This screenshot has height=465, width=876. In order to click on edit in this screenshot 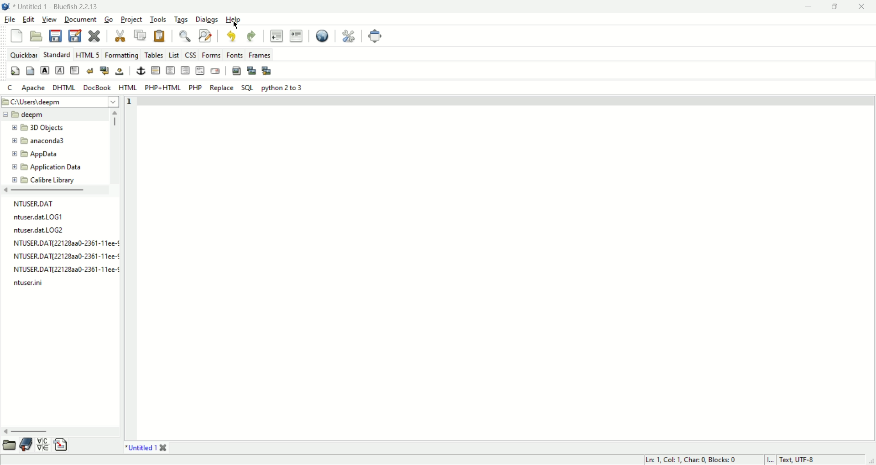, I will do `click(28, 20)`.